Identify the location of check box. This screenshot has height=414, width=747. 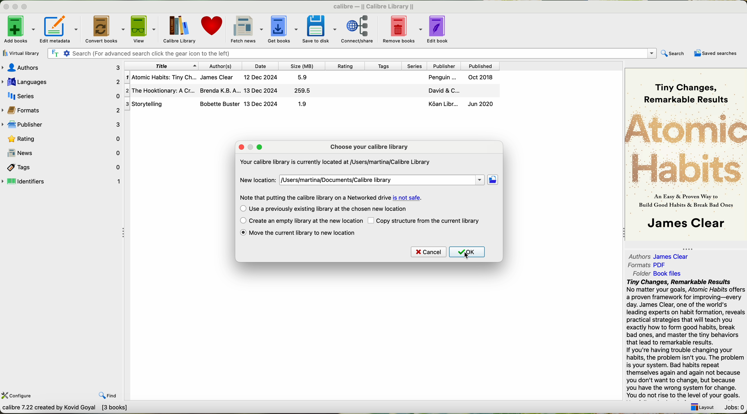
(243, 233).